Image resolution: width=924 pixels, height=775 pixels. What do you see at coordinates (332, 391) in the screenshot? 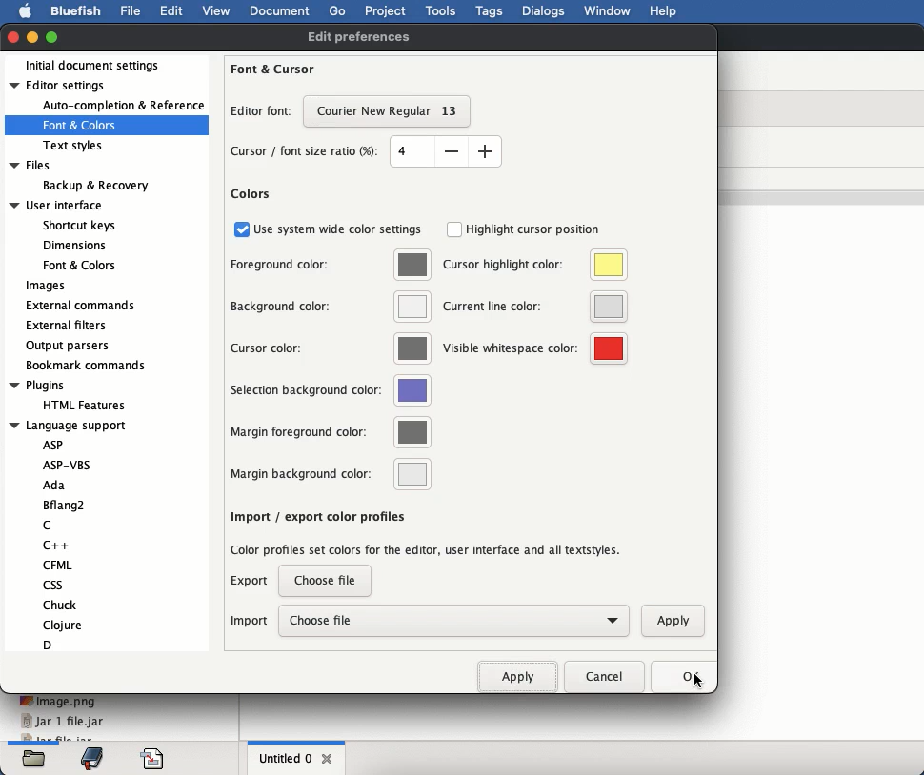
I see `selection background color` at bounding box center [332, 391].